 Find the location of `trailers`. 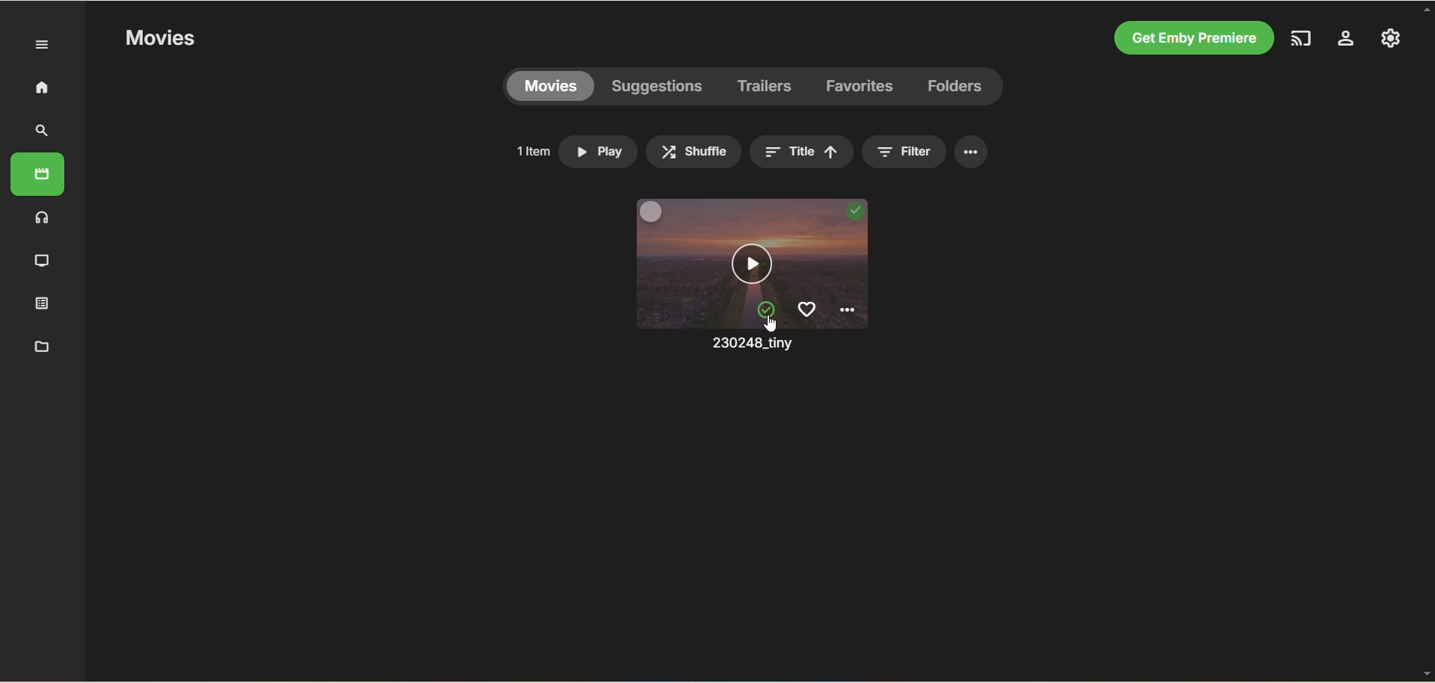

trailers is located at coordinates (765, 85).